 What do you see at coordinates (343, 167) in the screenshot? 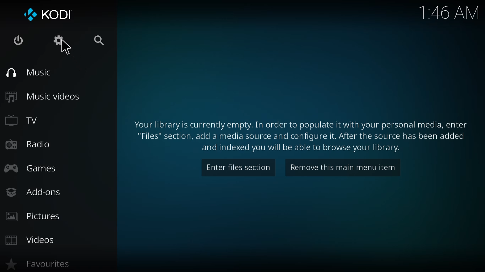
I see `remove this main menu item` at bounding box center [343, 167].